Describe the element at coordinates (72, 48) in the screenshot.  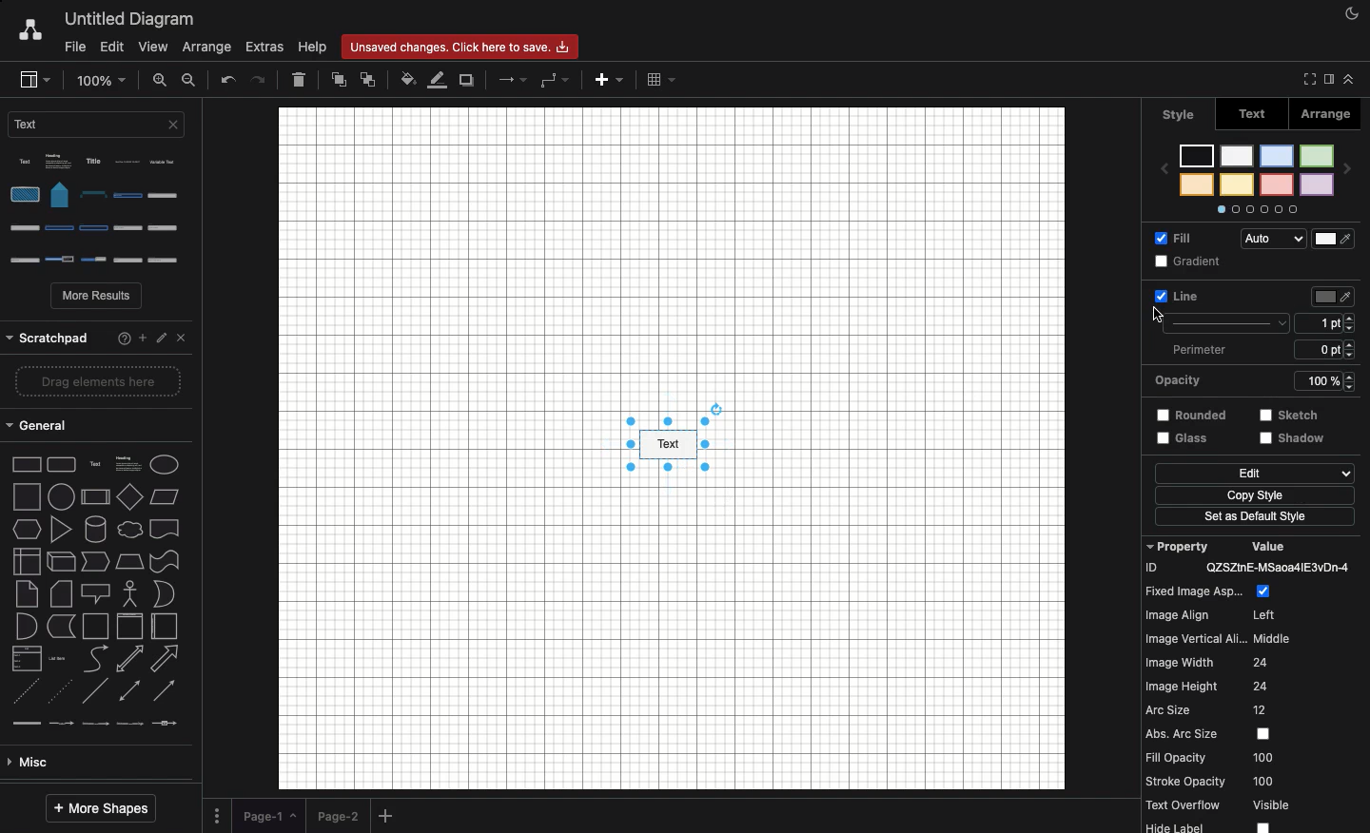
I see `File` at that location.